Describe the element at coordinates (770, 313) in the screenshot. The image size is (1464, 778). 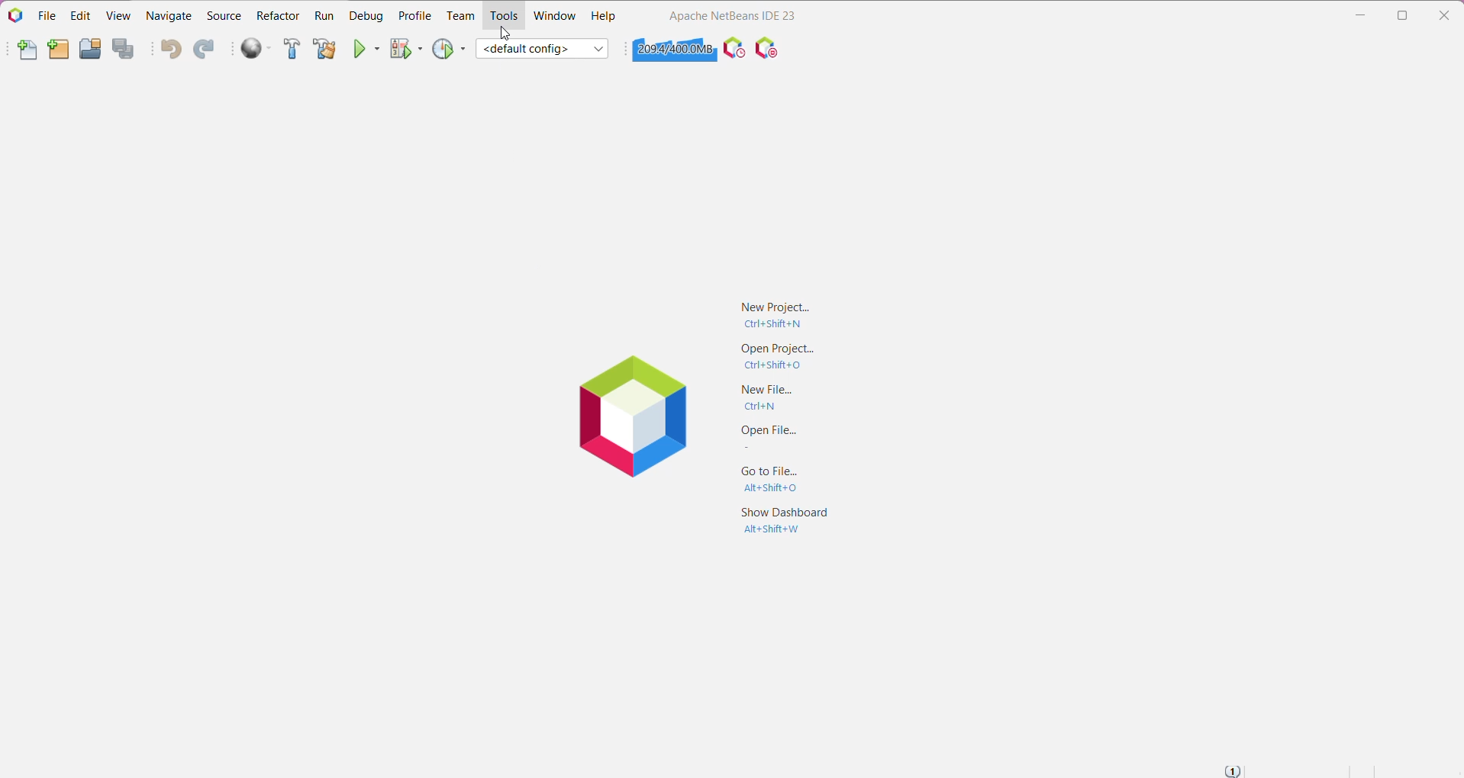
I see `New Project` at that location.